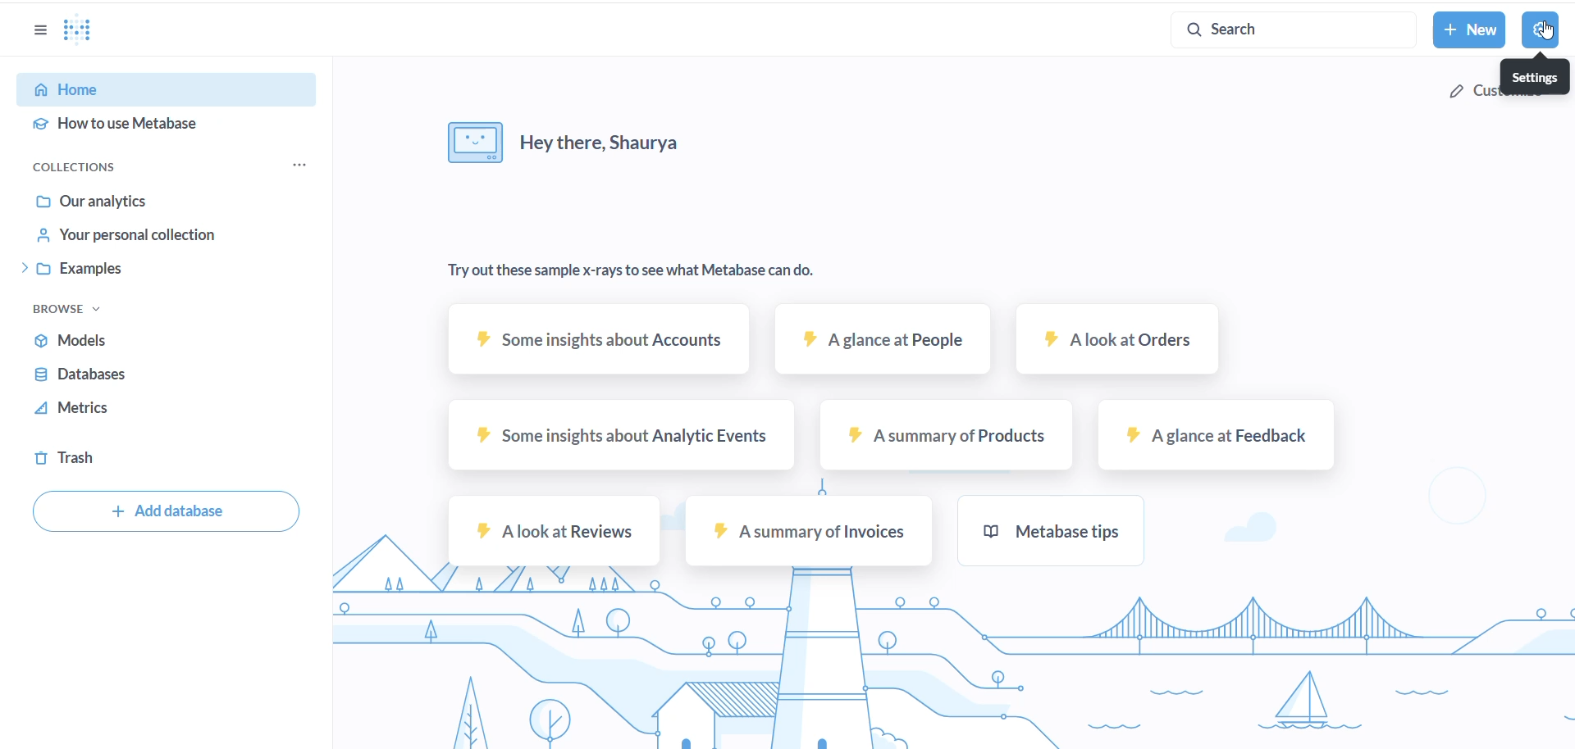 The width and height of the screenshot is (1575, 749). I want to click on A glance at people sample, so click(879, 344).